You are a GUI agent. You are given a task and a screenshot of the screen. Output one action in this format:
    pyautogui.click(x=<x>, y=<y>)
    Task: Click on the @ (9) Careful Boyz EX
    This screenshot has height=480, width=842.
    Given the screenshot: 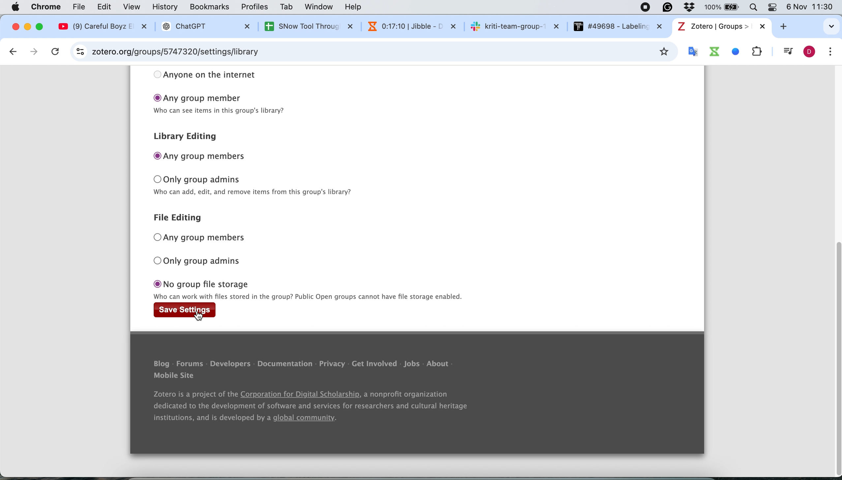 What is the action you would take?
    pyautogui.click(x=106, y=26)
    